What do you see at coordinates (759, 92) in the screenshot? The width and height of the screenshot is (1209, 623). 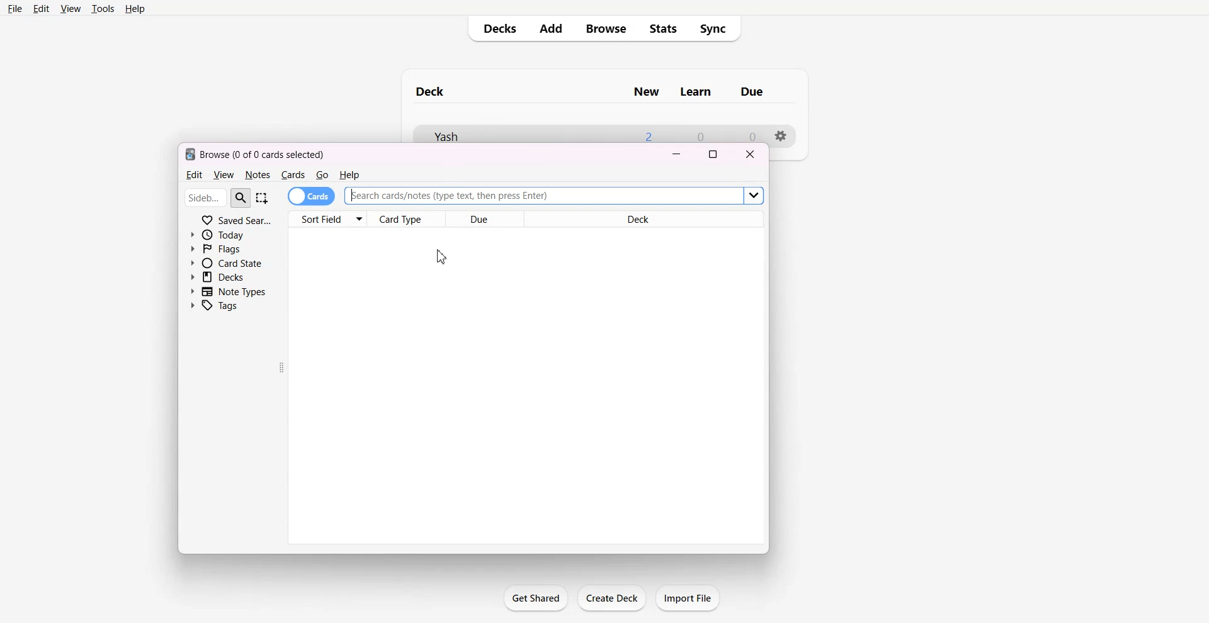 I see `Due` at bounding box center [759, 92].